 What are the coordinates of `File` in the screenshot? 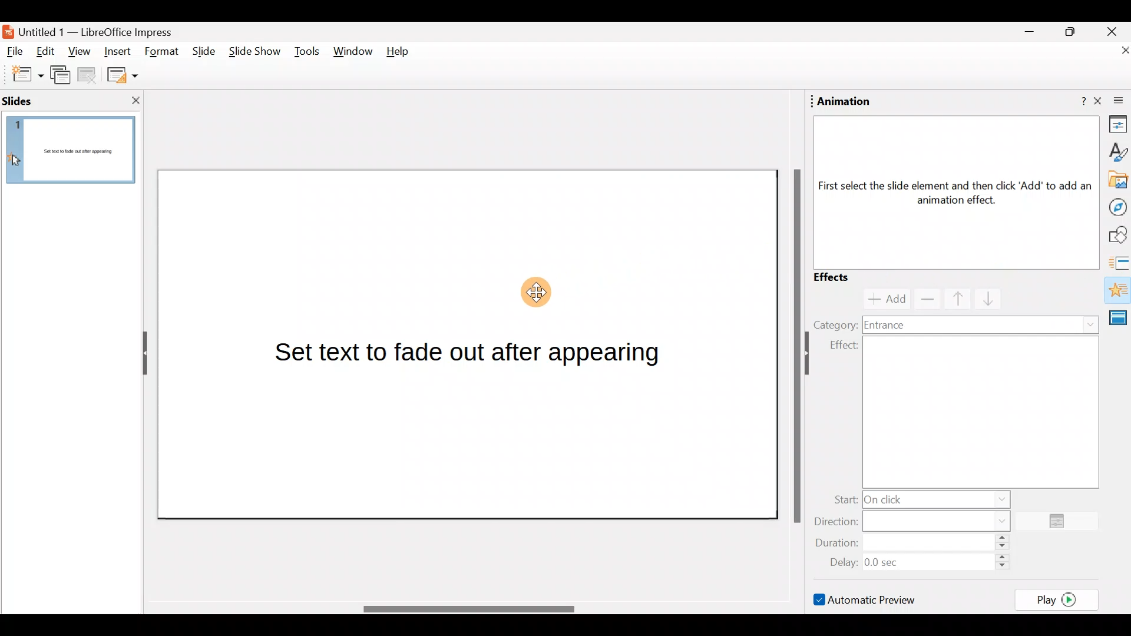 It's located at (15, 52).